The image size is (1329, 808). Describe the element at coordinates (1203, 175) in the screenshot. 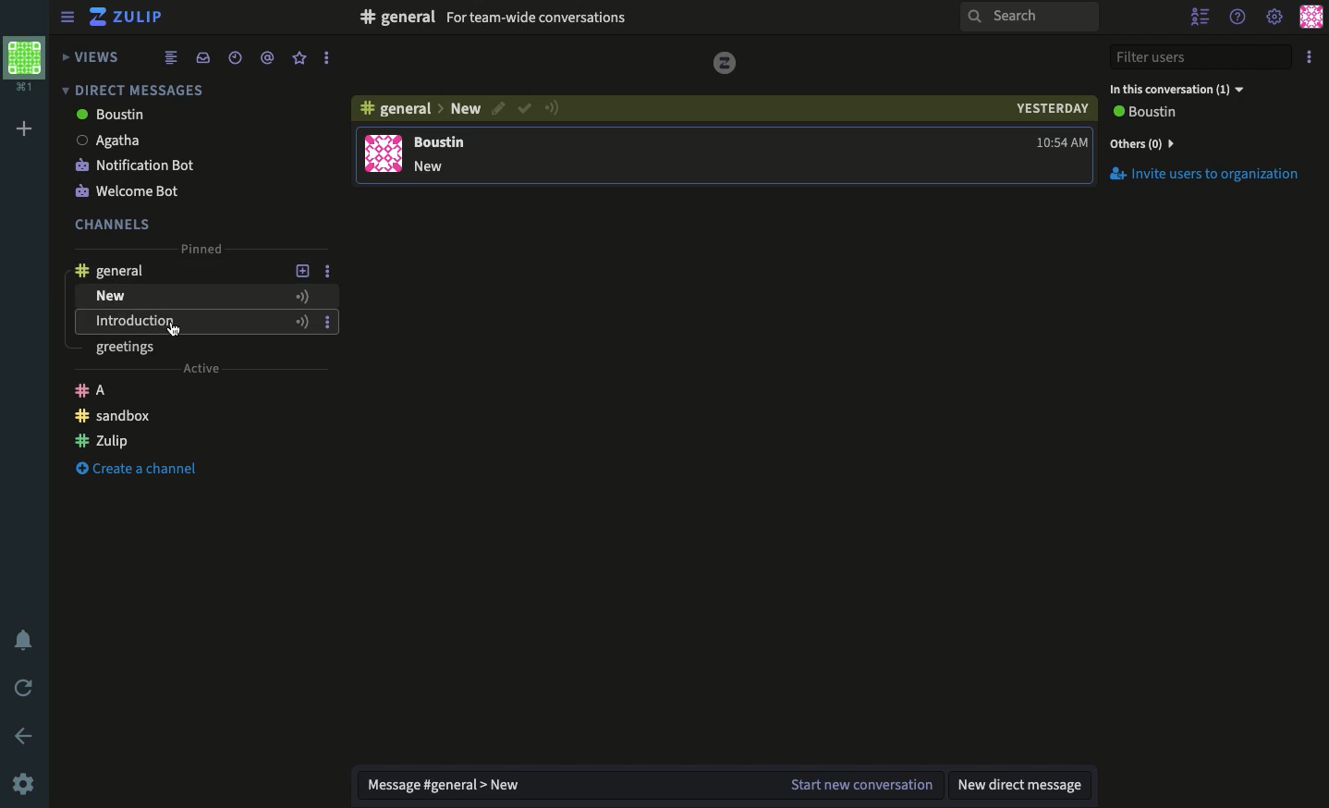

I see `Invite users` at that location.